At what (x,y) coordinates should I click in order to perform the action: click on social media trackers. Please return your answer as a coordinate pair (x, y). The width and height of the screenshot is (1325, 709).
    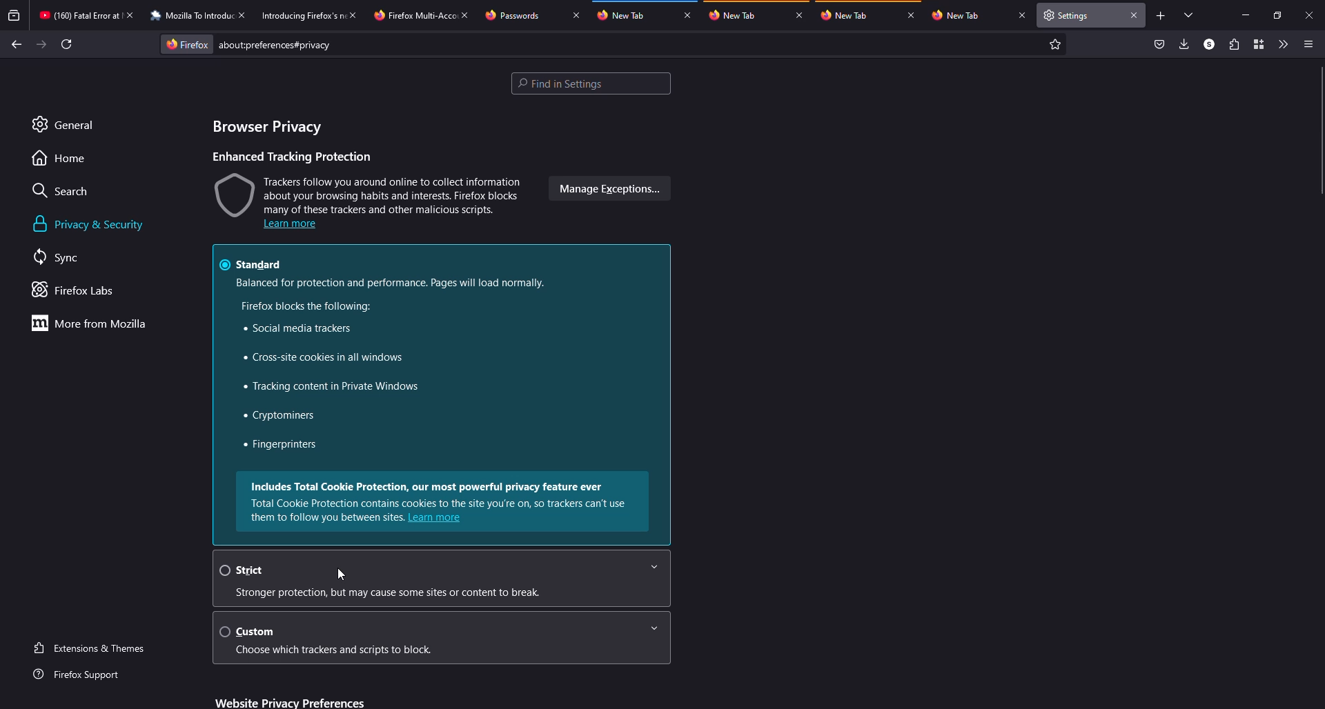
    Looking at the image, I should click on (297, 327).